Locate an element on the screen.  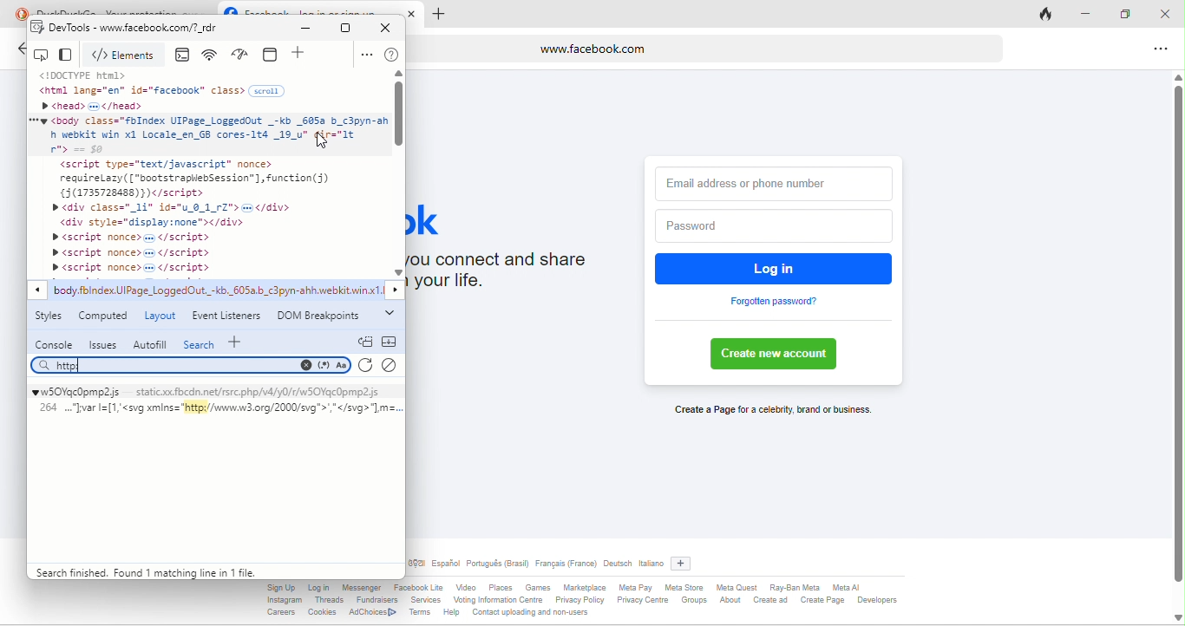
maximize is located at coordinates (1132, 16).